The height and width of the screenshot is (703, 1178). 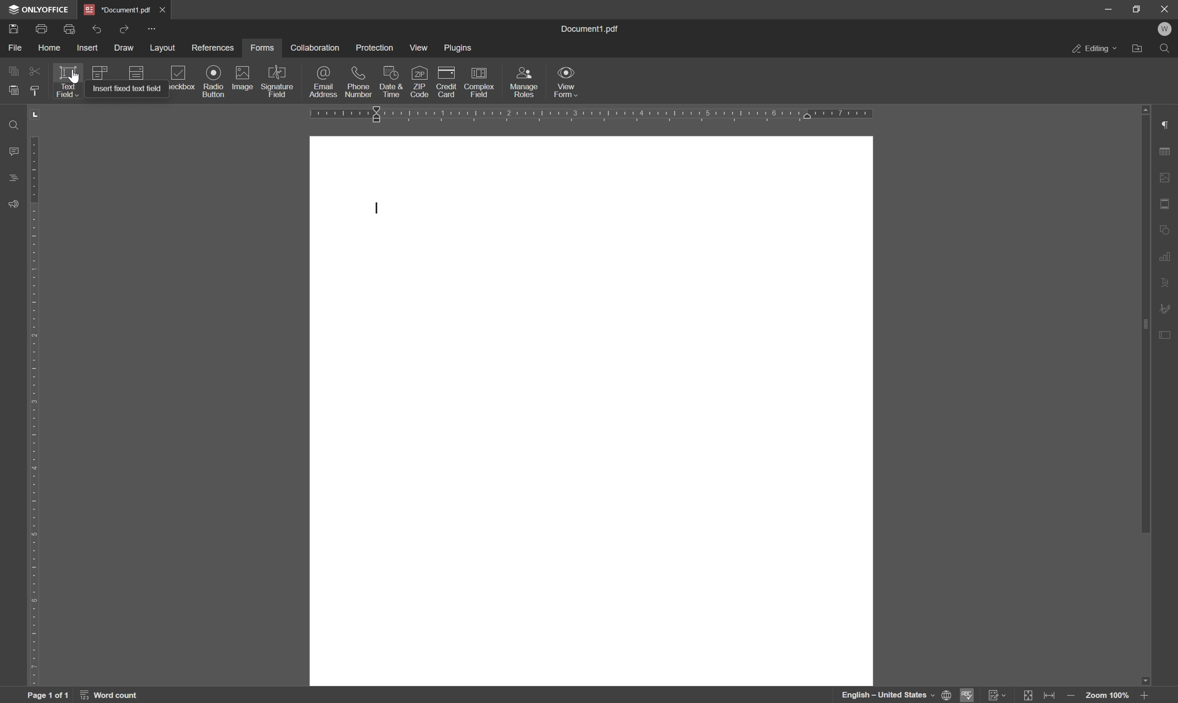 I want to click on cut, so click(x=35, y=70).